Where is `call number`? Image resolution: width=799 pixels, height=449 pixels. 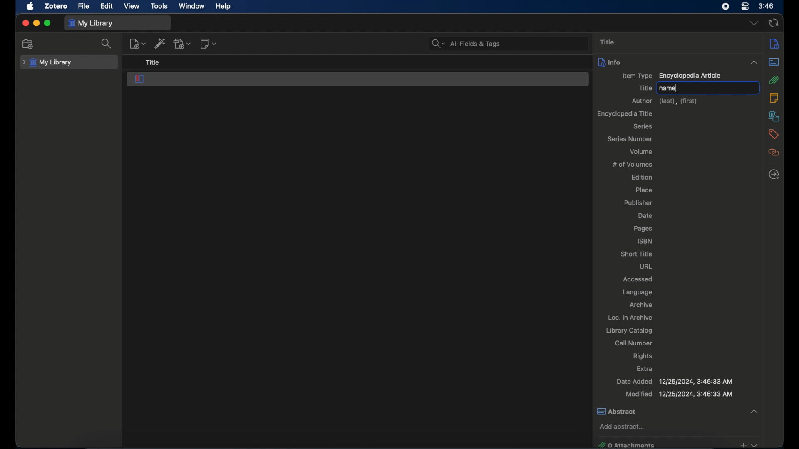
call number is located at coordinates (634, 343).